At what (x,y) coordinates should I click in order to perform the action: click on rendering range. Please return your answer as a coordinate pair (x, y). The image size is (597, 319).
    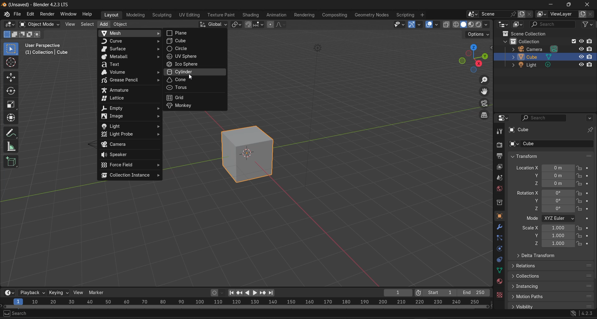
    Looking at the image, I should click on (248, 301).